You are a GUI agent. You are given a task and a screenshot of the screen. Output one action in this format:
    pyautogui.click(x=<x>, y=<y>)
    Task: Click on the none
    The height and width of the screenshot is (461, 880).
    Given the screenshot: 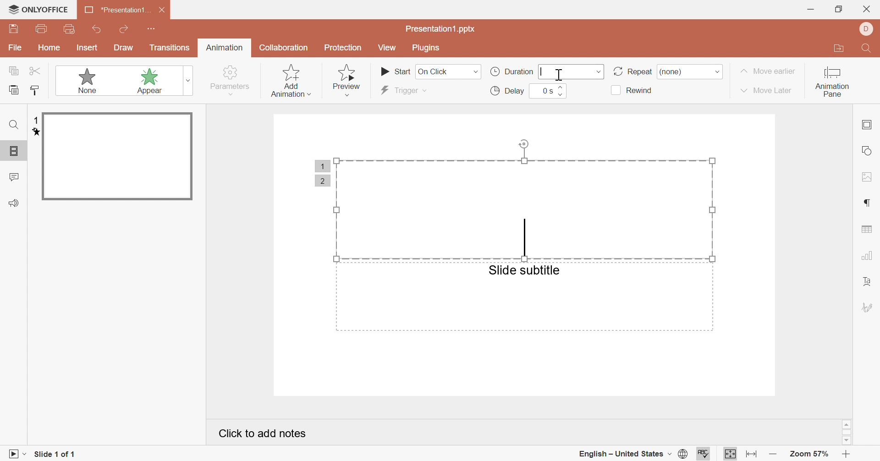 What is the action you would take?
    pyautogui.click(x=677, y=71)
    